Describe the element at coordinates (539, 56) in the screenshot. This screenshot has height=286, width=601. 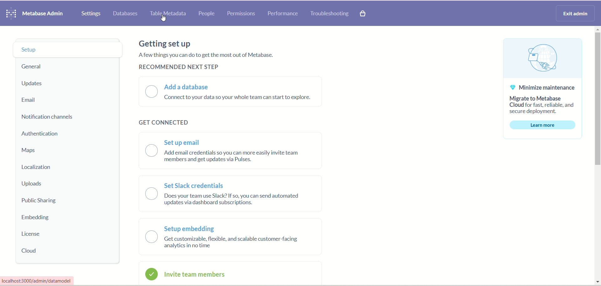
I see `cloud connectivity graphic` at that location.